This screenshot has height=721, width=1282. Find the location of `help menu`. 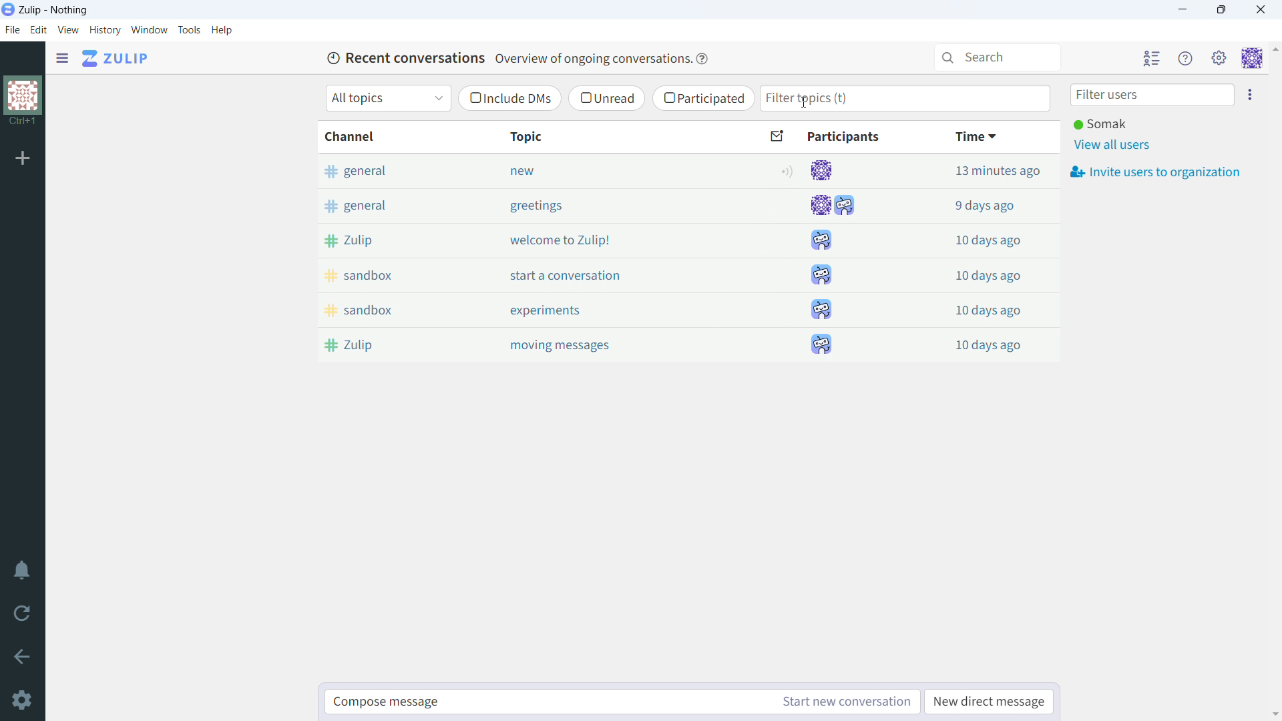

help menu is located at coordinates (1187, 59).